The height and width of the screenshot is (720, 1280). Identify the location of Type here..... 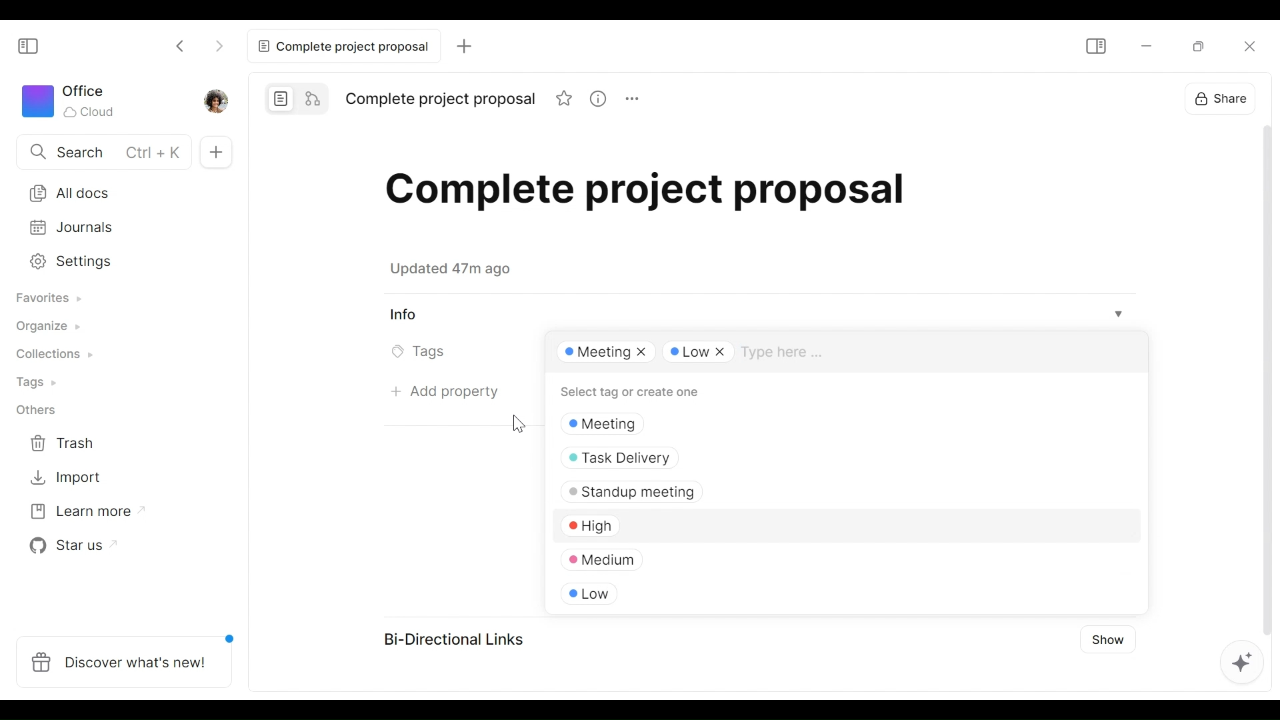
(789, 353).